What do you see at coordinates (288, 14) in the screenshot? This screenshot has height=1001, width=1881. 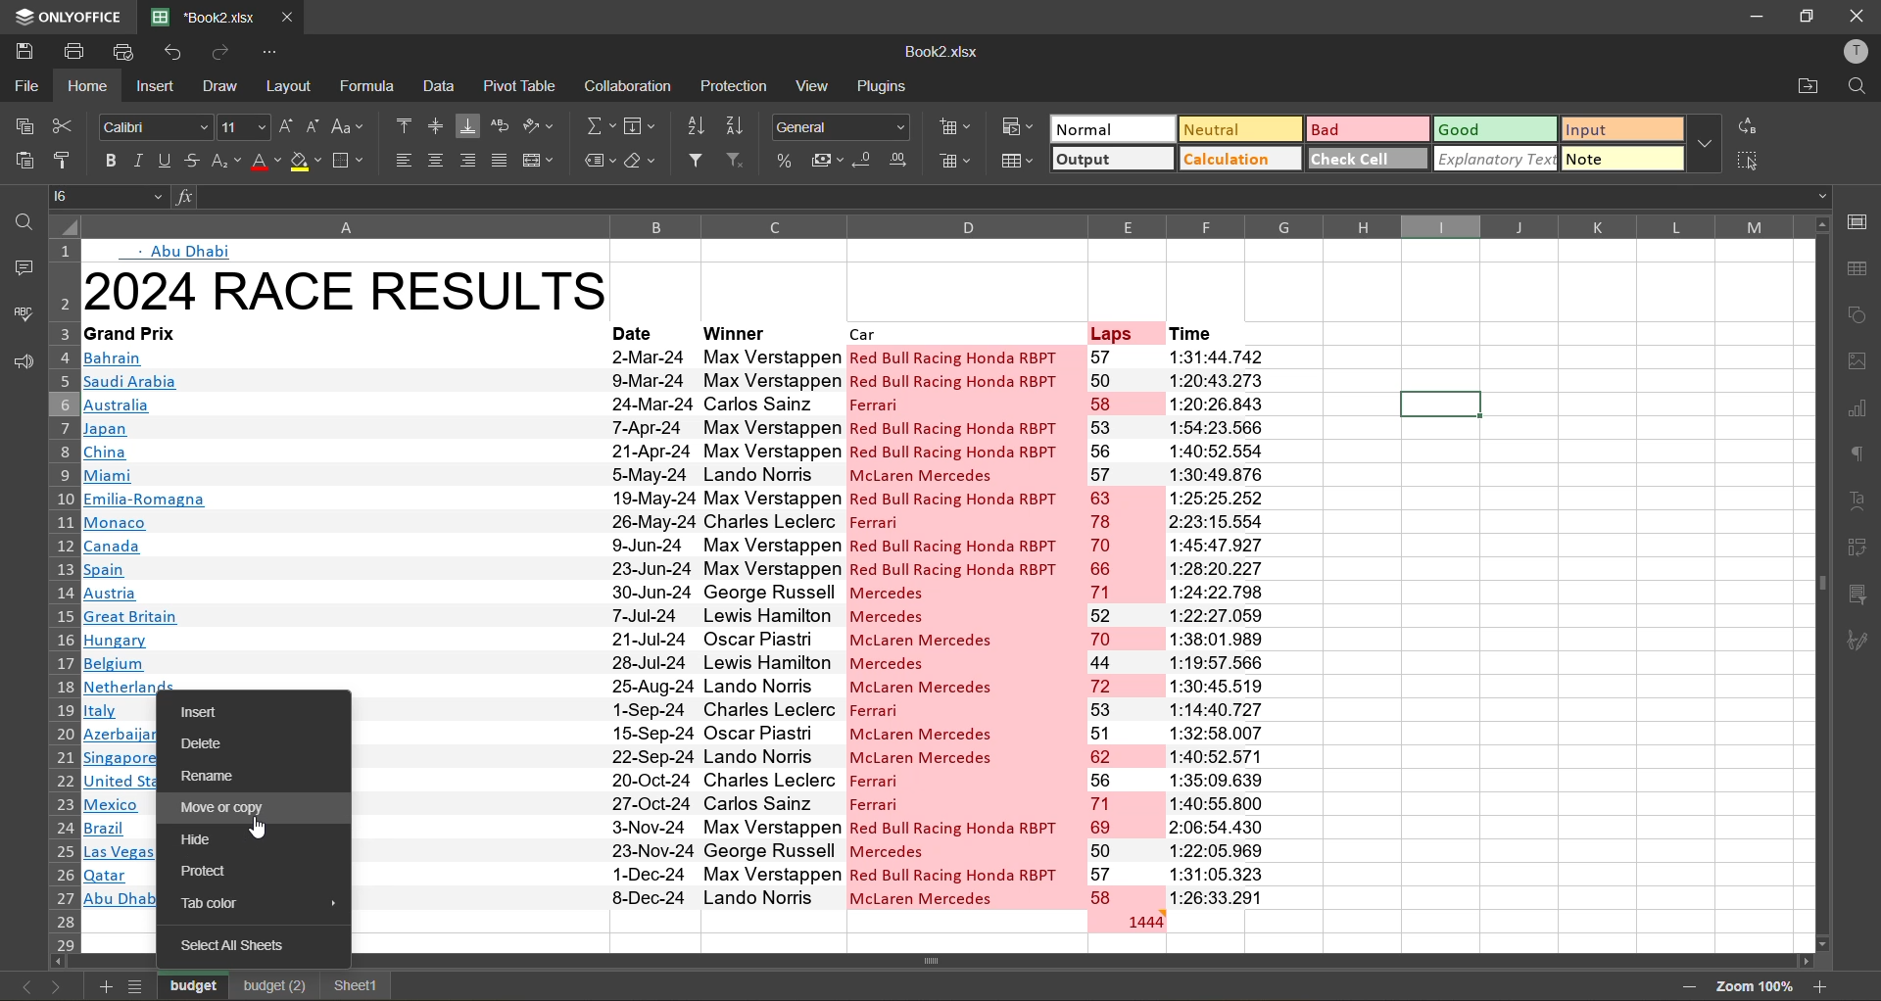 I see `close tab` at bounding box center [288, 14].